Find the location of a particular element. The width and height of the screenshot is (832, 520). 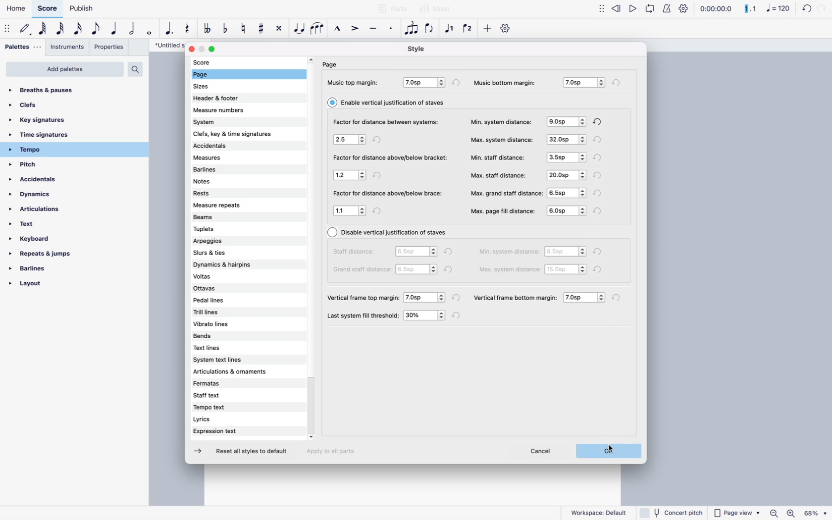

accidentals is located at coordinates (41, 182).